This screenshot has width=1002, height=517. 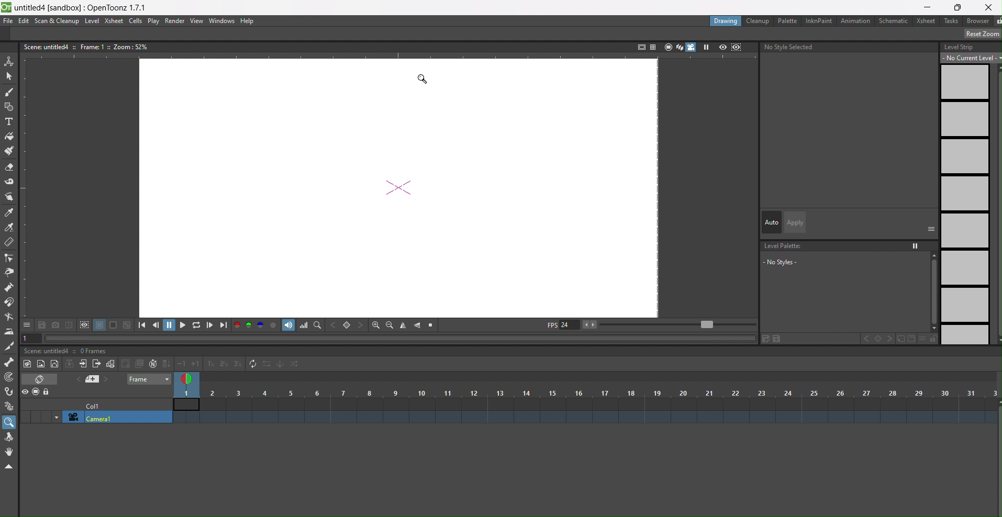 I want to click on , so click(x=265, y=365).